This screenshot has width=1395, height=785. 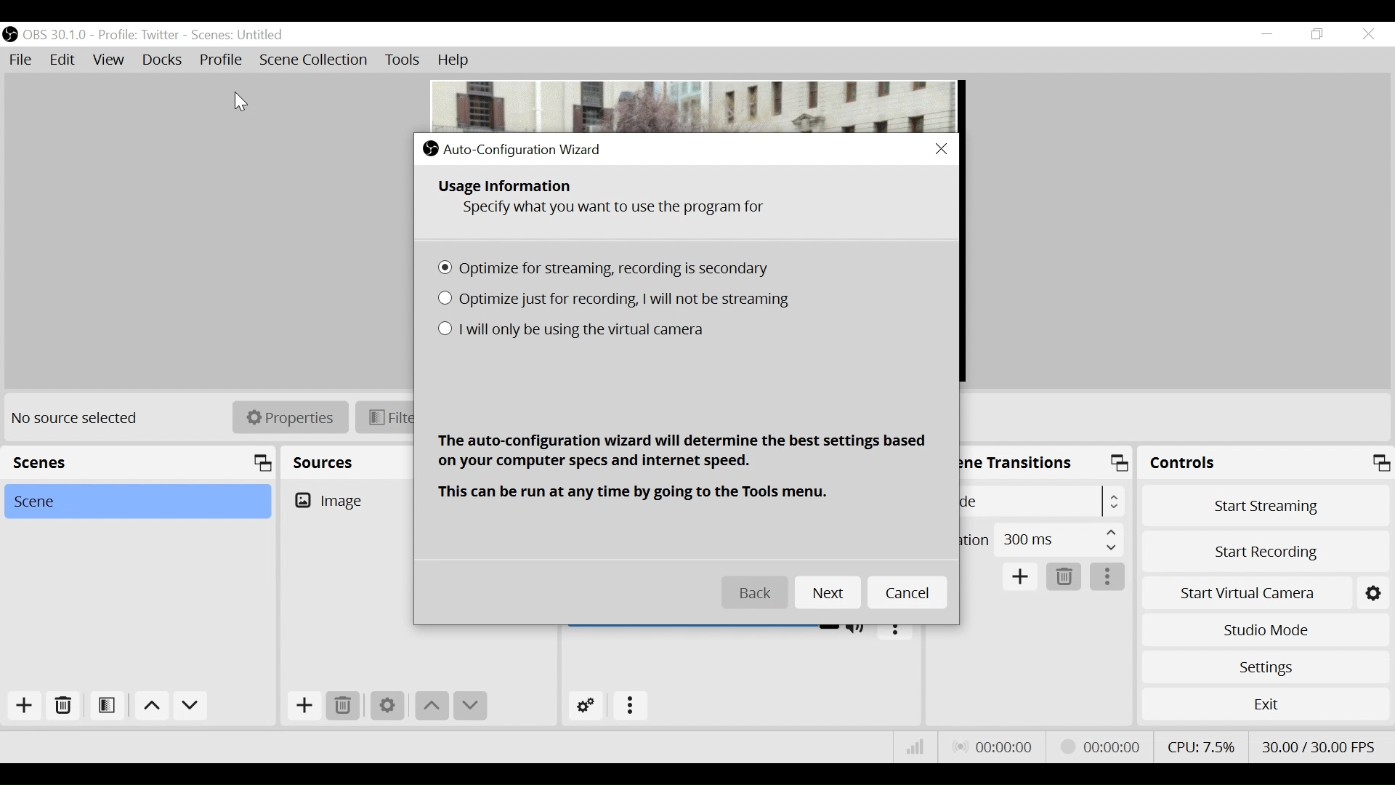 What do you see at coordinates (1263, 591) in the screenshot?
I see `Start Virtual Camera` at bounding box center [1263, 591].